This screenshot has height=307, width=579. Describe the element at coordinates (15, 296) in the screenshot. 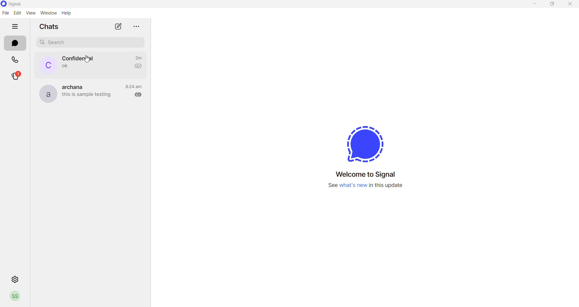

I see `profile` at that location.